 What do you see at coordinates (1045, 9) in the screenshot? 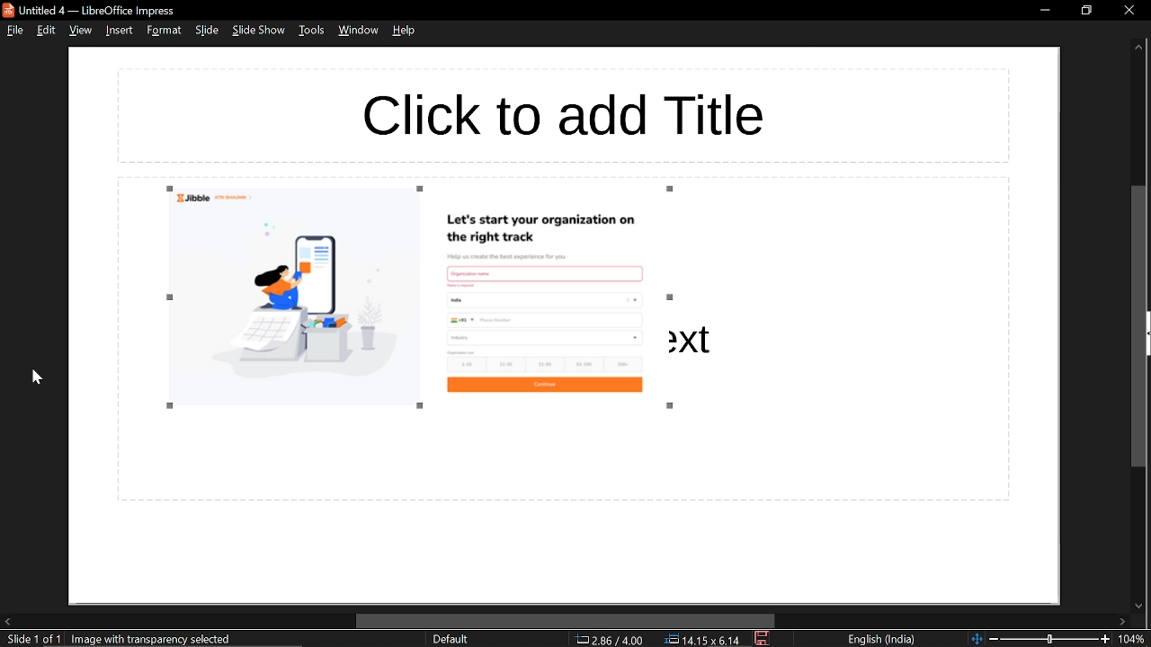
I see `minimize` at bounding box center [1045, 9].